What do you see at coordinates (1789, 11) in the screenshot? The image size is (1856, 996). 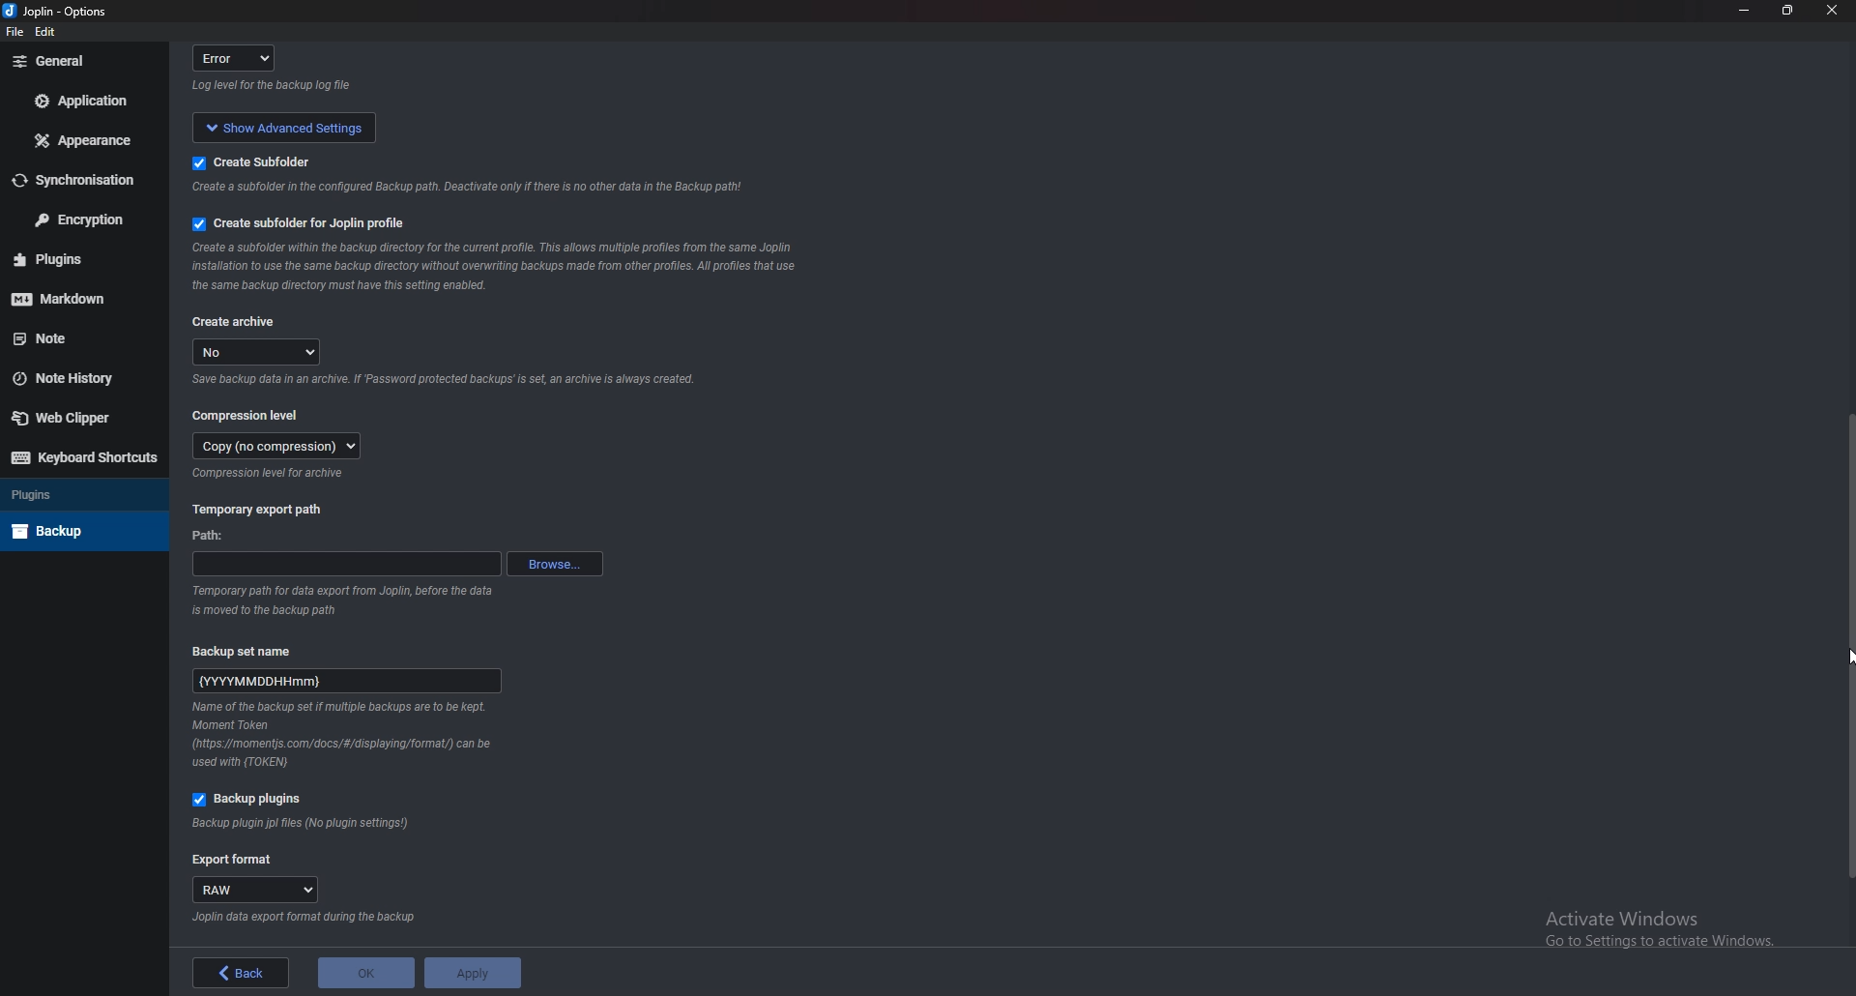 I see `Resize` at bounding box center [1789, 11].